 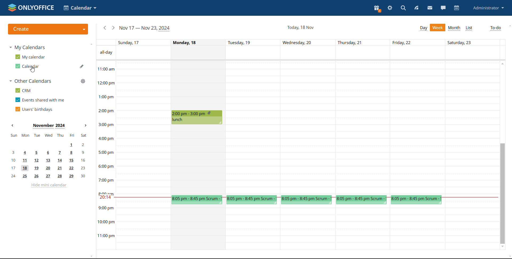 What do you see at coordinates (33, 69) in the screenshot?
I see `cursor` at bounding box center [33, 69].